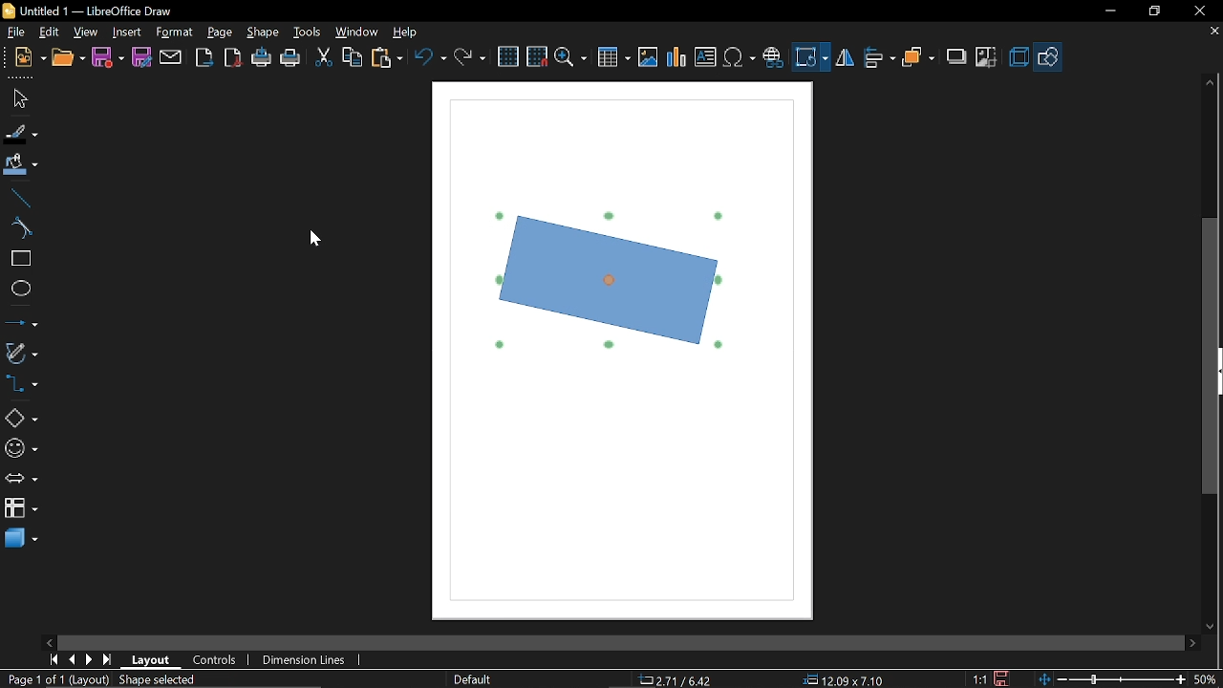 This screenshot has height=688, width=1223. Describe the element at coordinates (51, 31) in the screenshot. I see `Edit` at that location.